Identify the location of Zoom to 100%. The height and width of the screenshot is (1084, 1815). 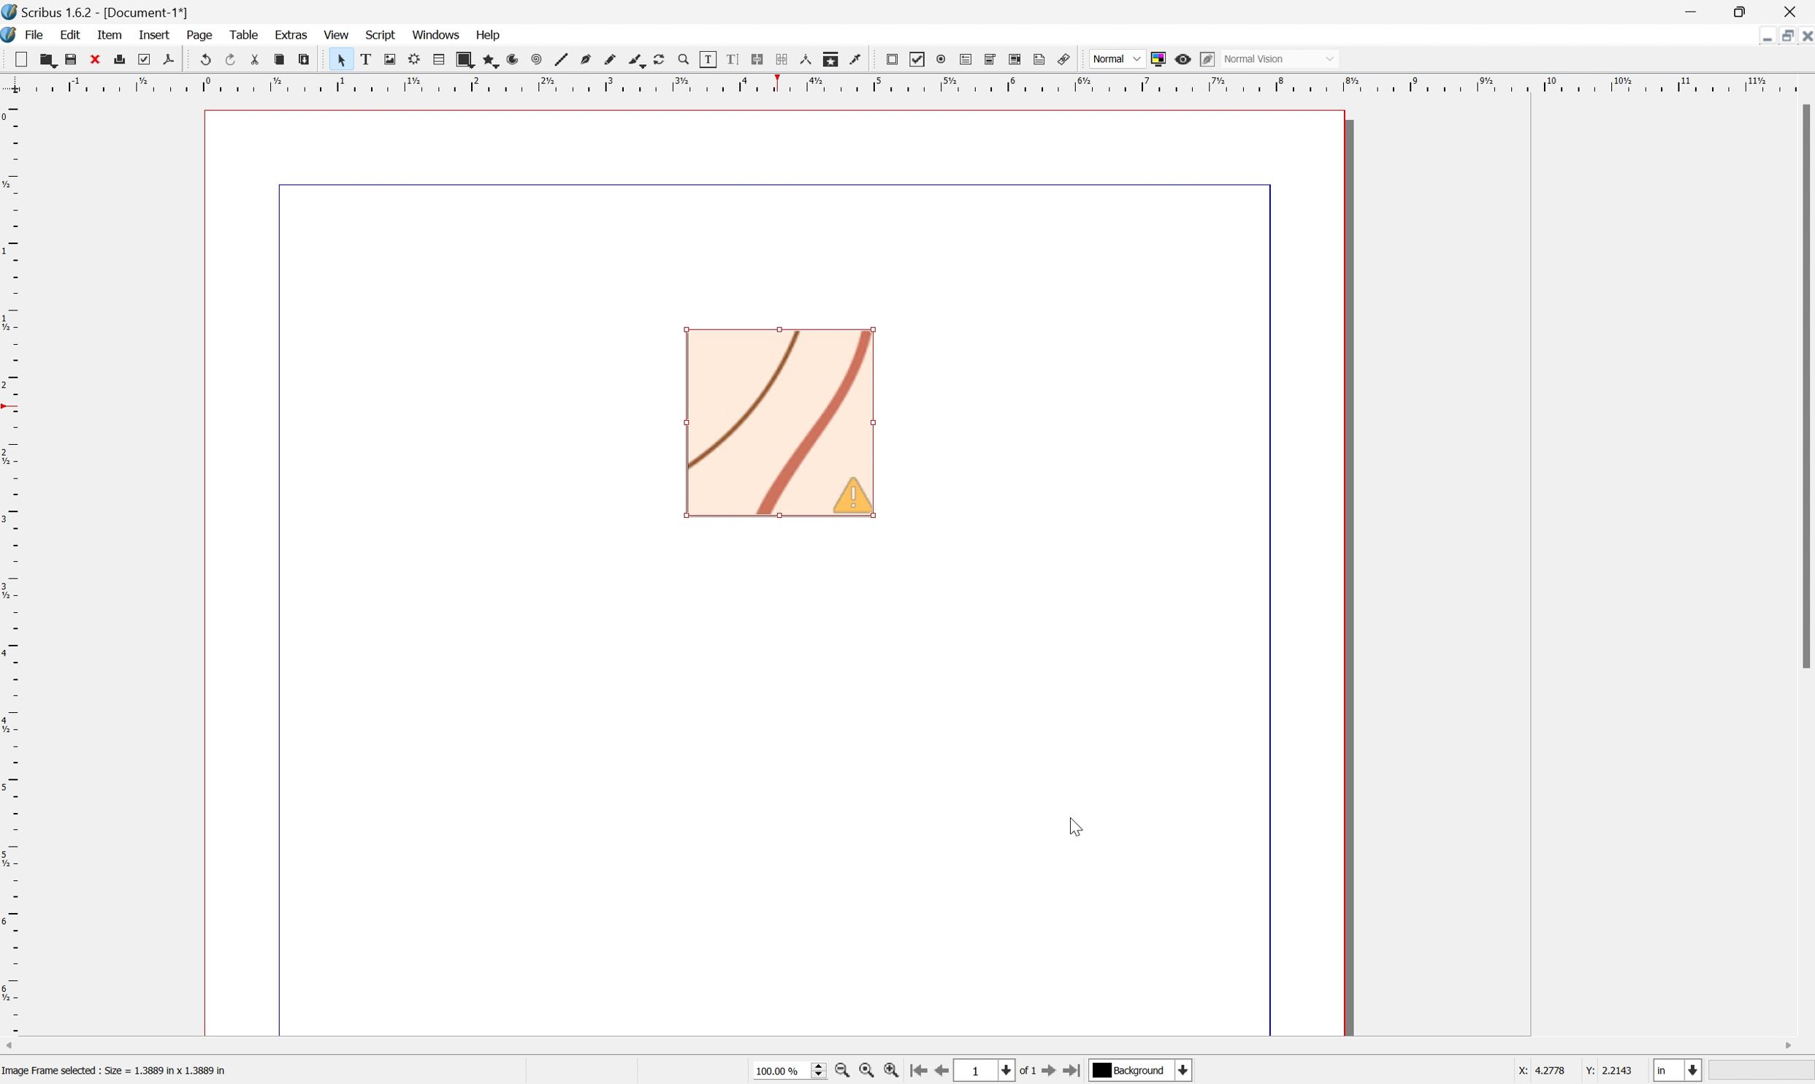
(869, 1072).